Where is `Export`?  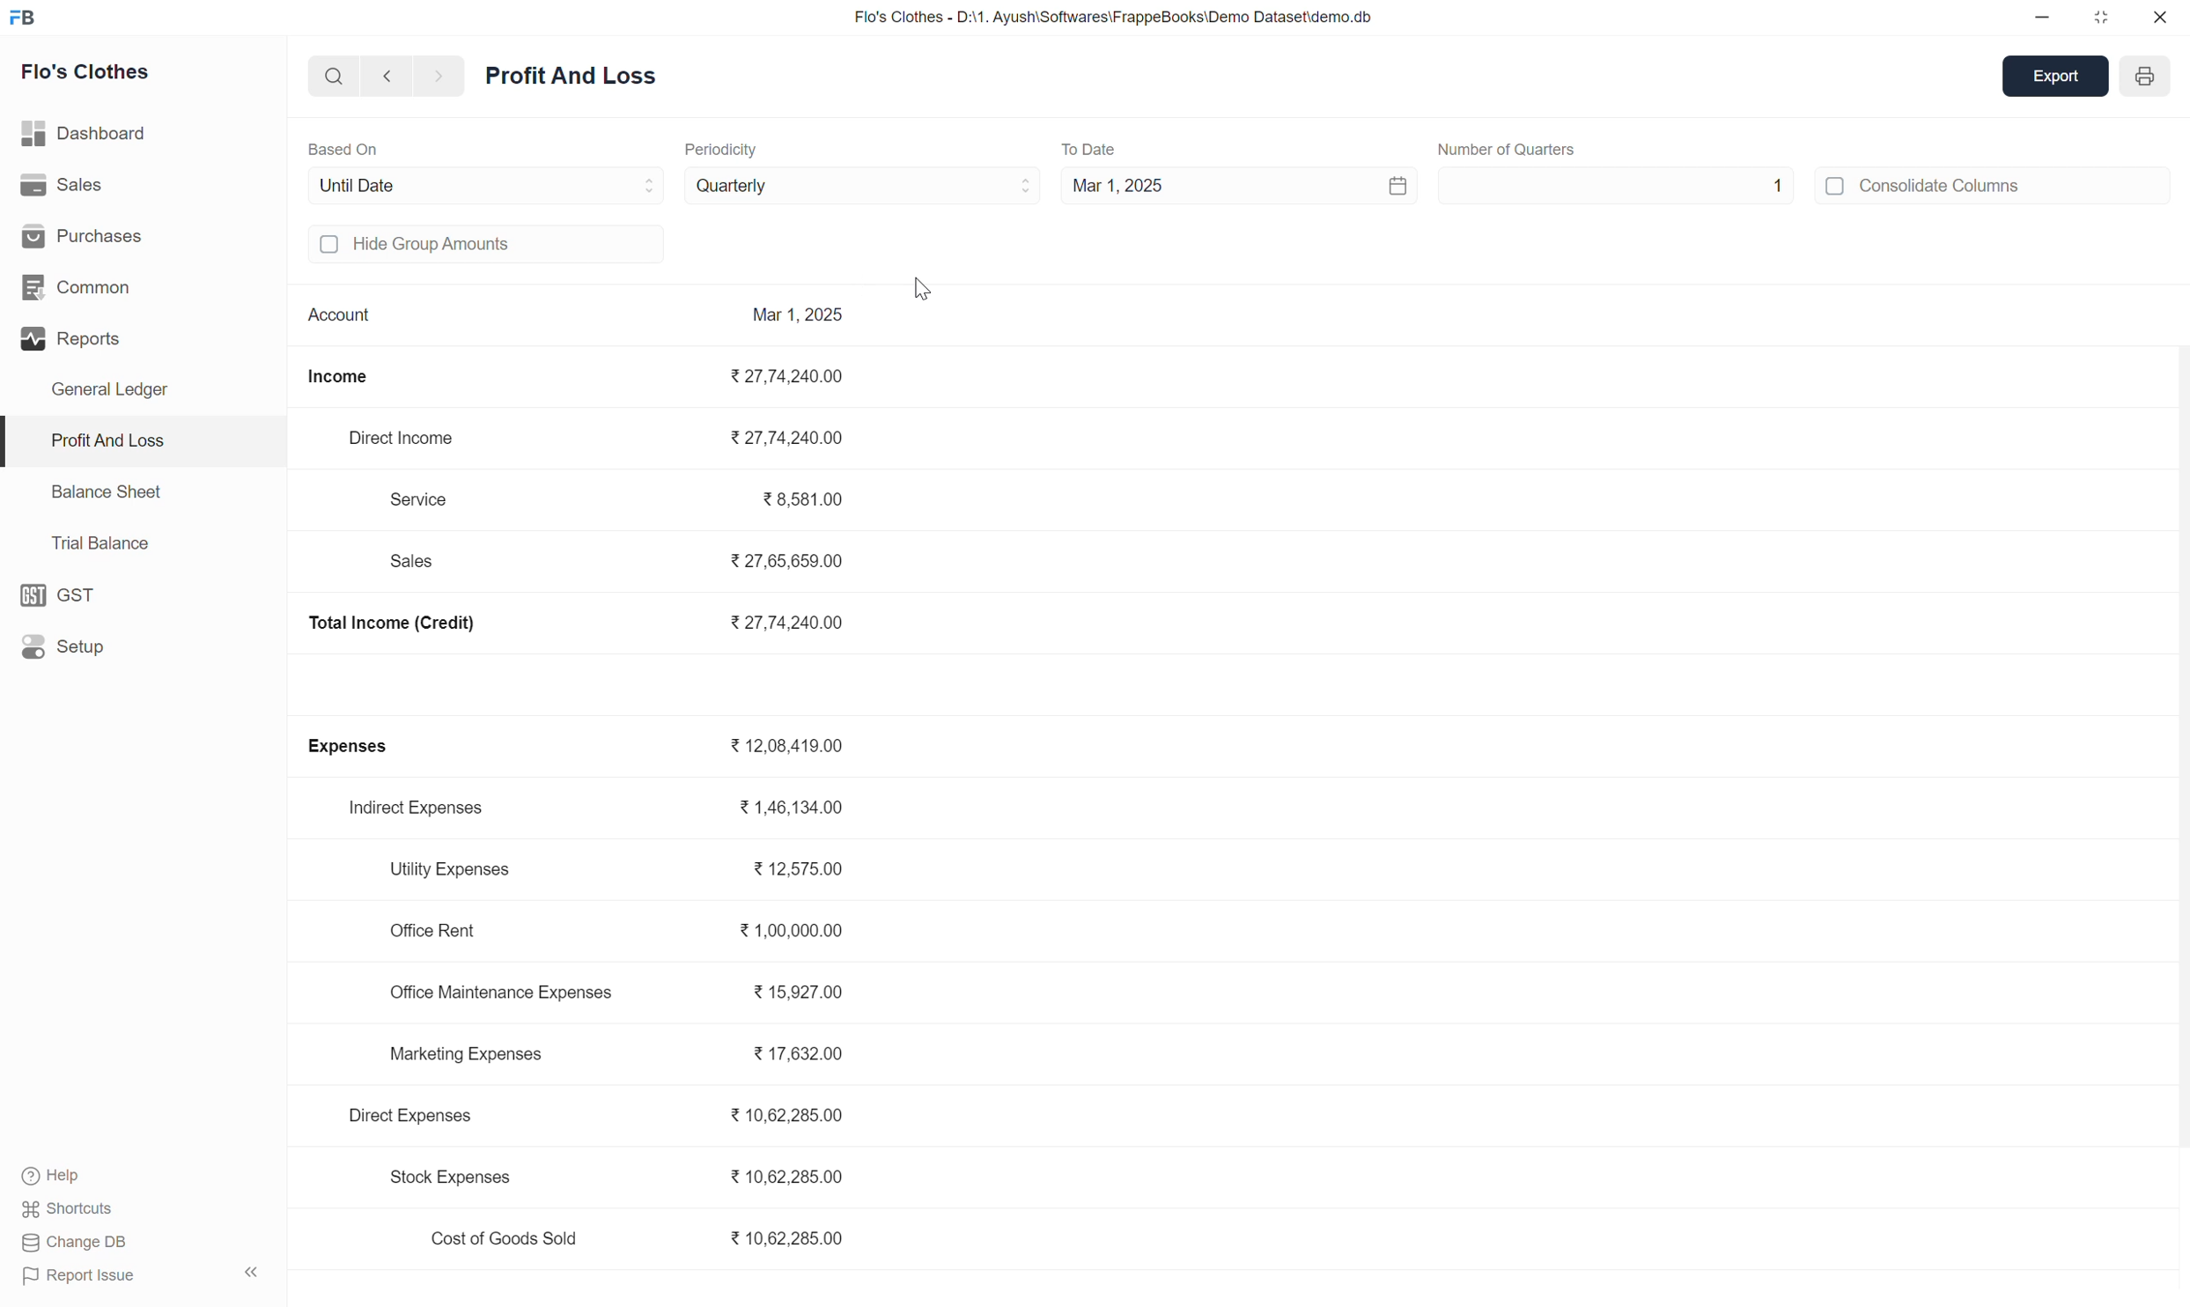 Export is located at coordinates (2054, 77).